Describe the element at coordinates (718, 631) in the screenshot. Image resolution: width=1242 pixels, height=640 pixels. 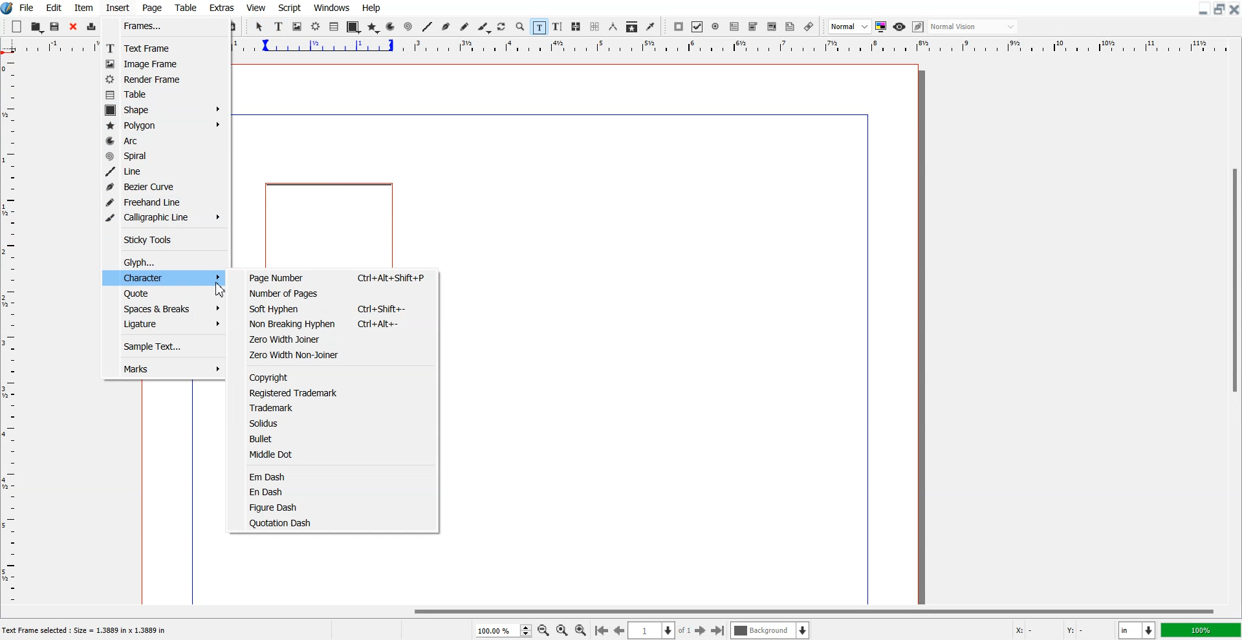
I see `Go to Last Page` at that location.